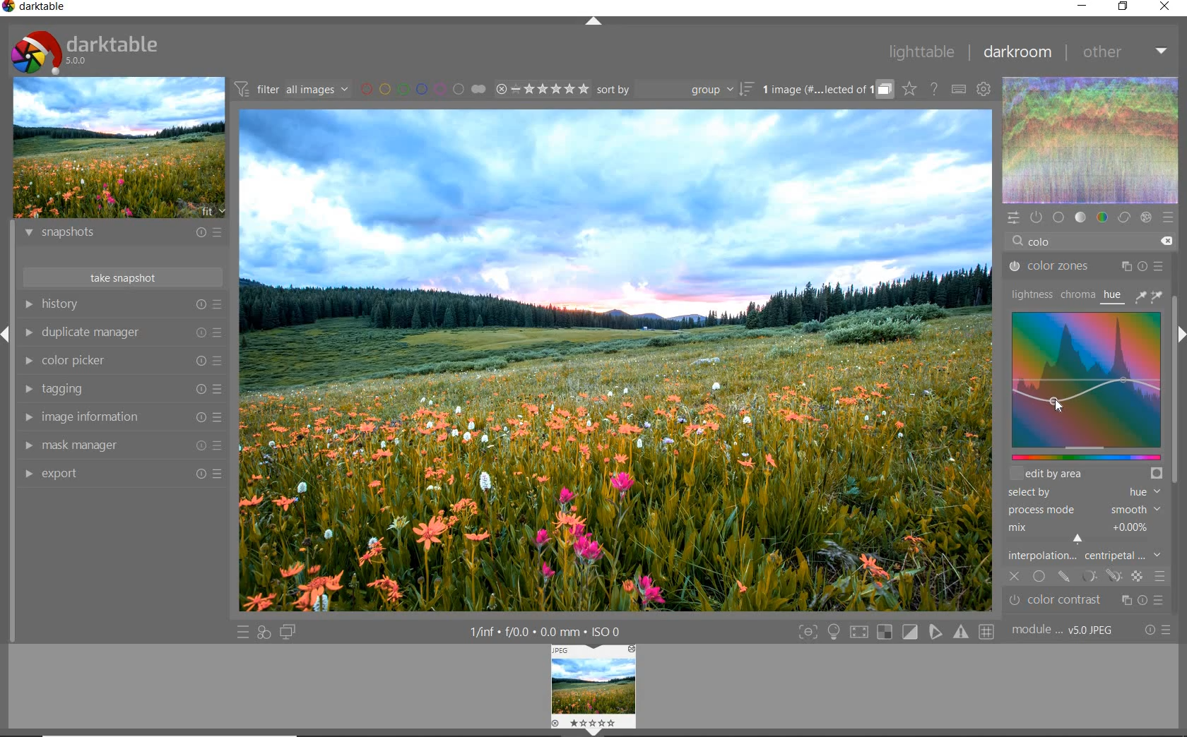  I want to click on COLO, so click(1057, 243).